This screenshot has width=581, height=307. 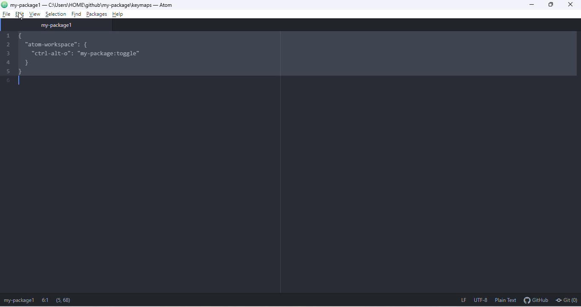 What do you see at coordinates (507, 301) in the screenshot?
I see `plain text` at bounding box center [507, 301].